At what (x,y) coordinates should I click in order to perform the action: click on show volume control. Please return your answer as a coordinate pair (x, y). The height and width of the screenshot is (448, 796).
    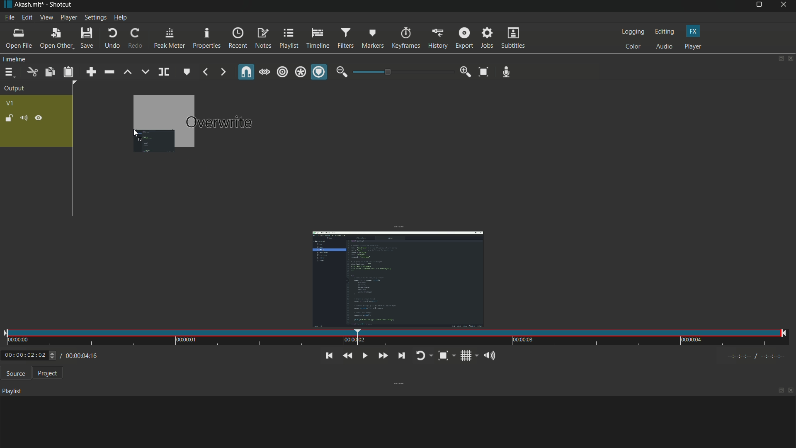
    Looking at the image, I should click on (491, 355).